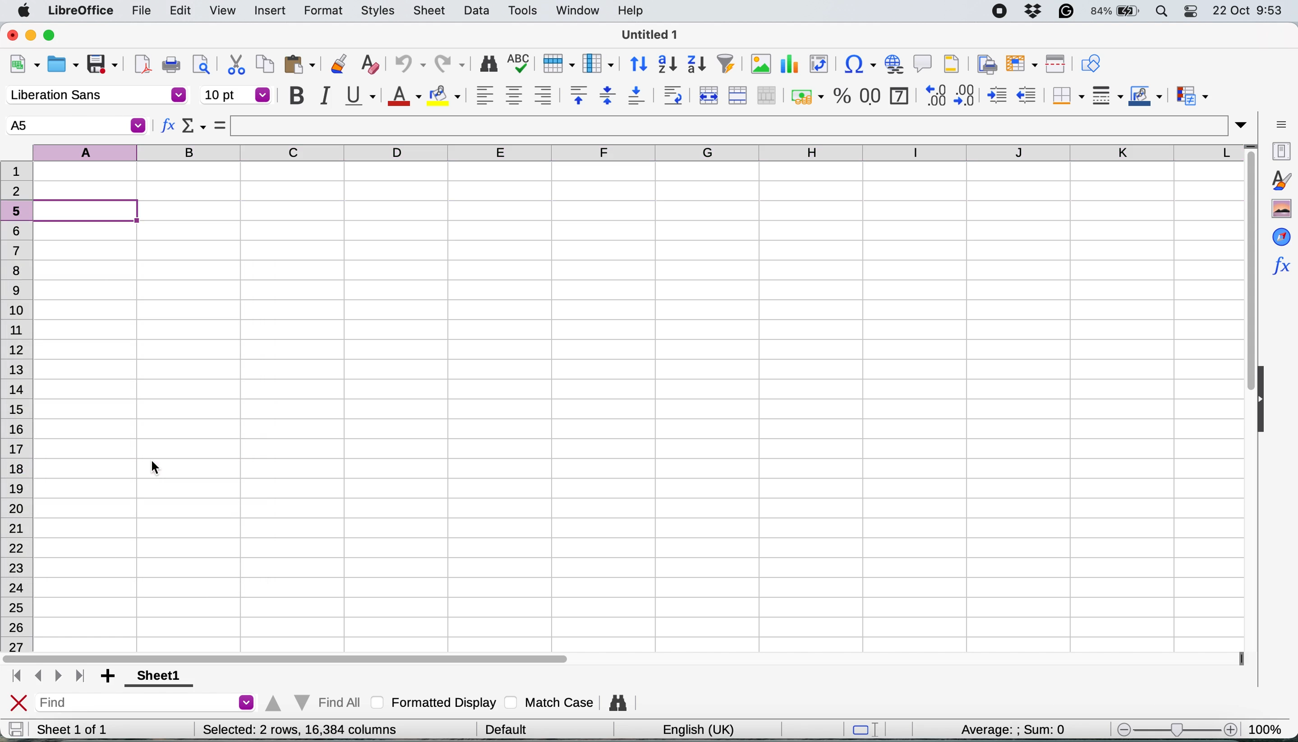 The width and height of the screenshot is (1298, 742). What do you see at coordinates (32, 35) in the screenshot?
I see `minimise` at bounding box center [32, 35].